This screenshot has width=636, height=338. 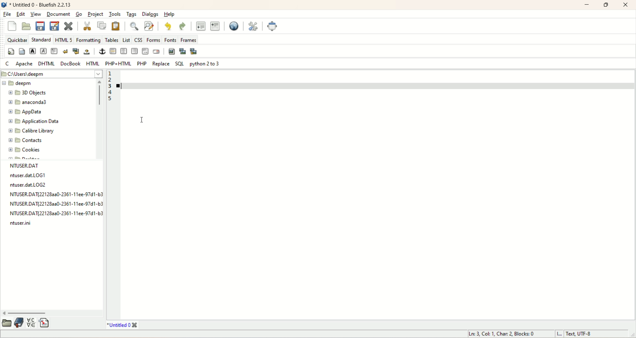 What do you see at coordinates (188, 39) in the screenshot?
I see `frames` at bounding box center [188, 39].